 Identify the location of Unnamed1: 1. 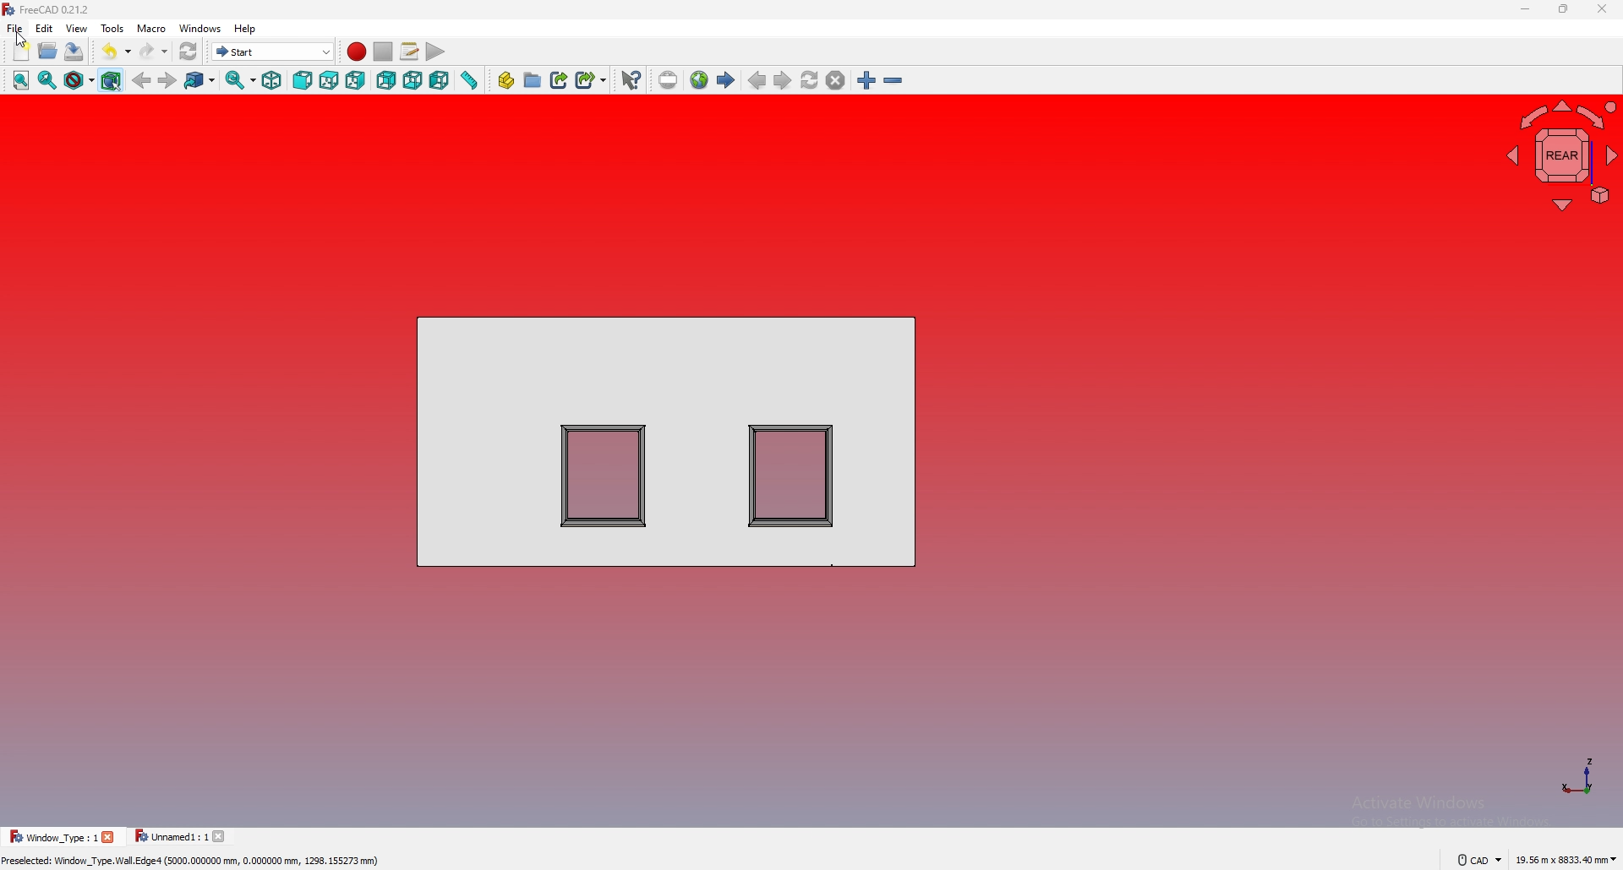
(171, 836).